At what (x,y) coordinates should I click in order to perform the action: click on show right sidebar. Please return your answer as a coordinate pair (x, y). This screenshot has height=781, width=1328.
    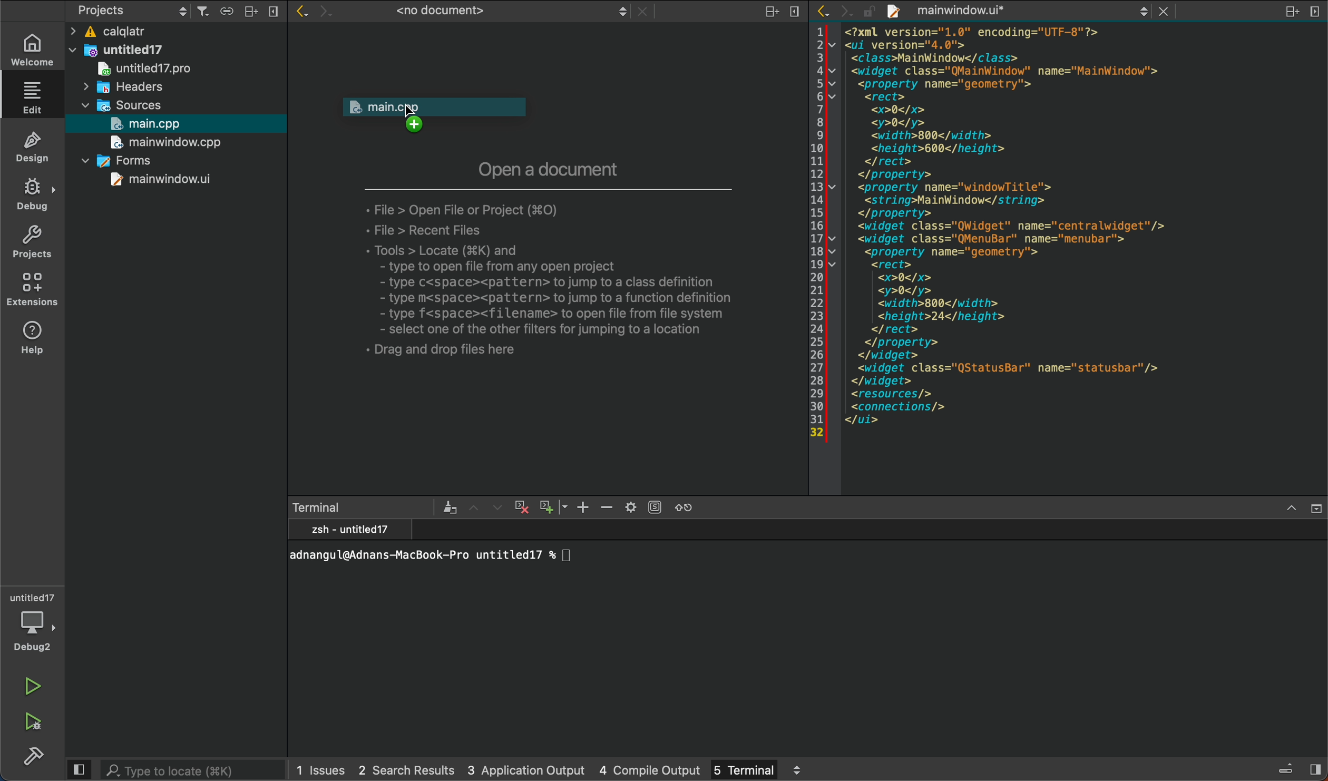
    Looking at the image, I should click on (1315, 768).